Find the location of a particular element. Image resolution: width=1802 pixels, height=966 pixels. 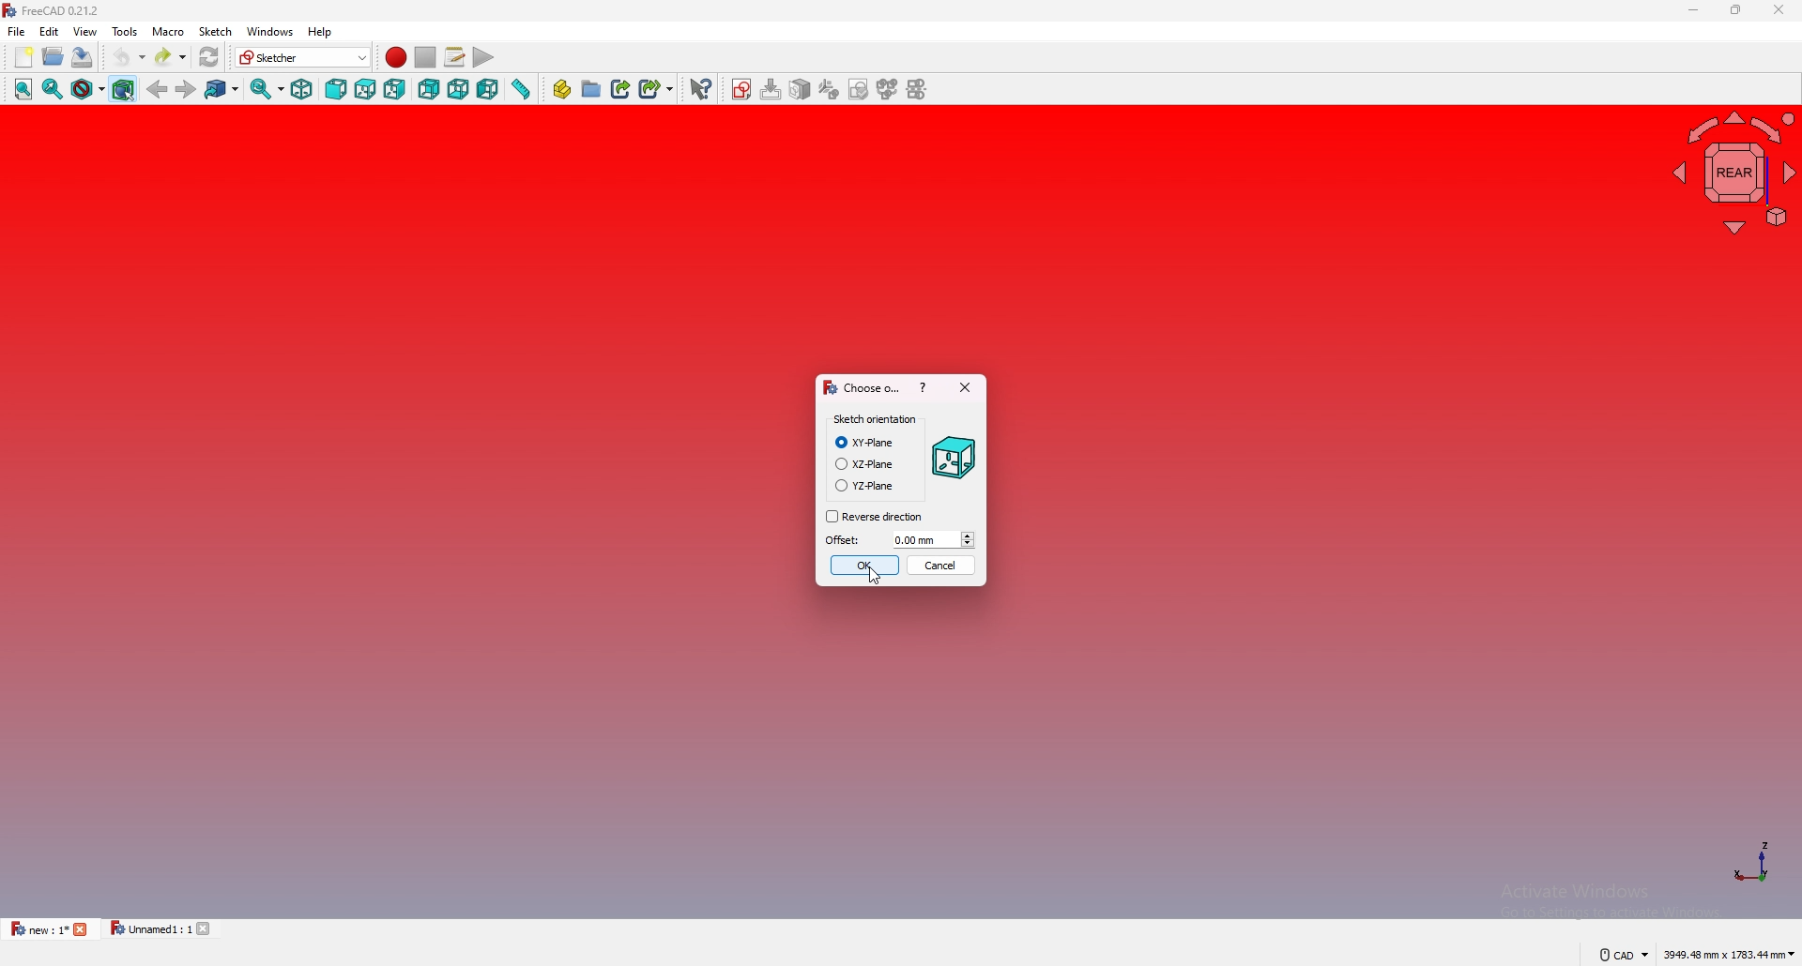

file is located at coordinates (17, 31).